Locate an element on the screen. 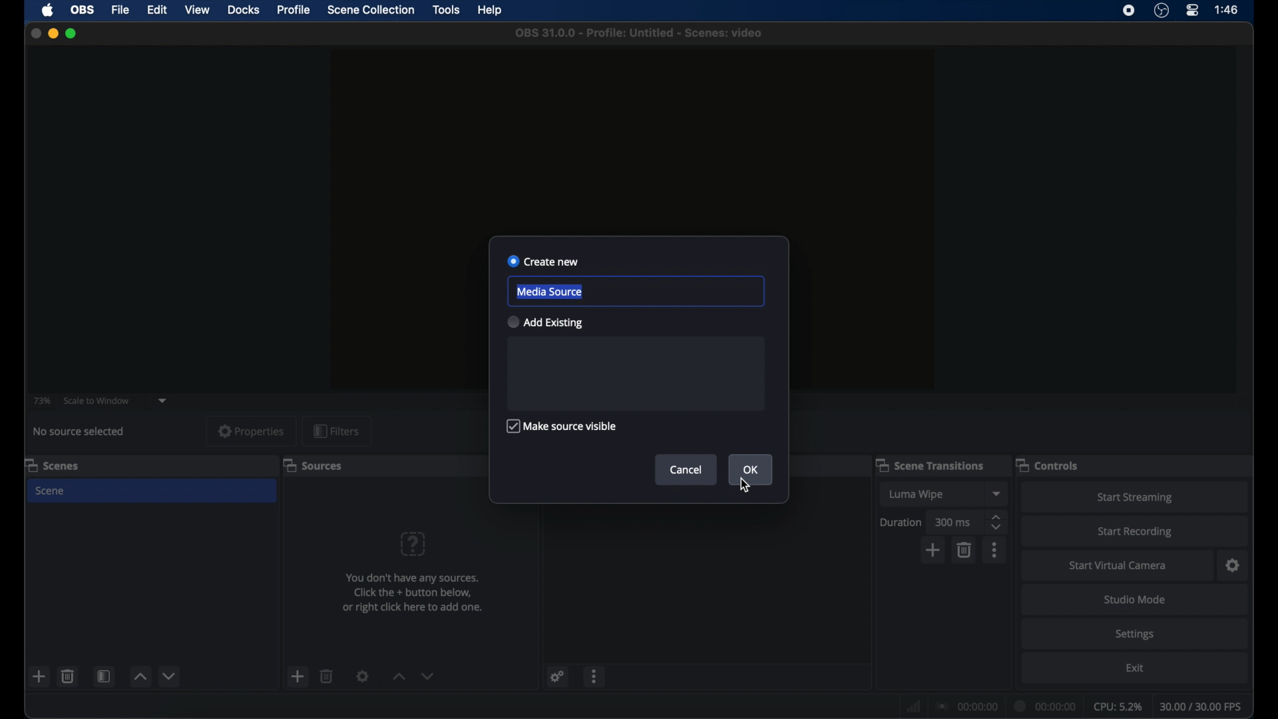 The width and height of the screenshot is (1278, 719). controls is located at coordinates (1046, 466).